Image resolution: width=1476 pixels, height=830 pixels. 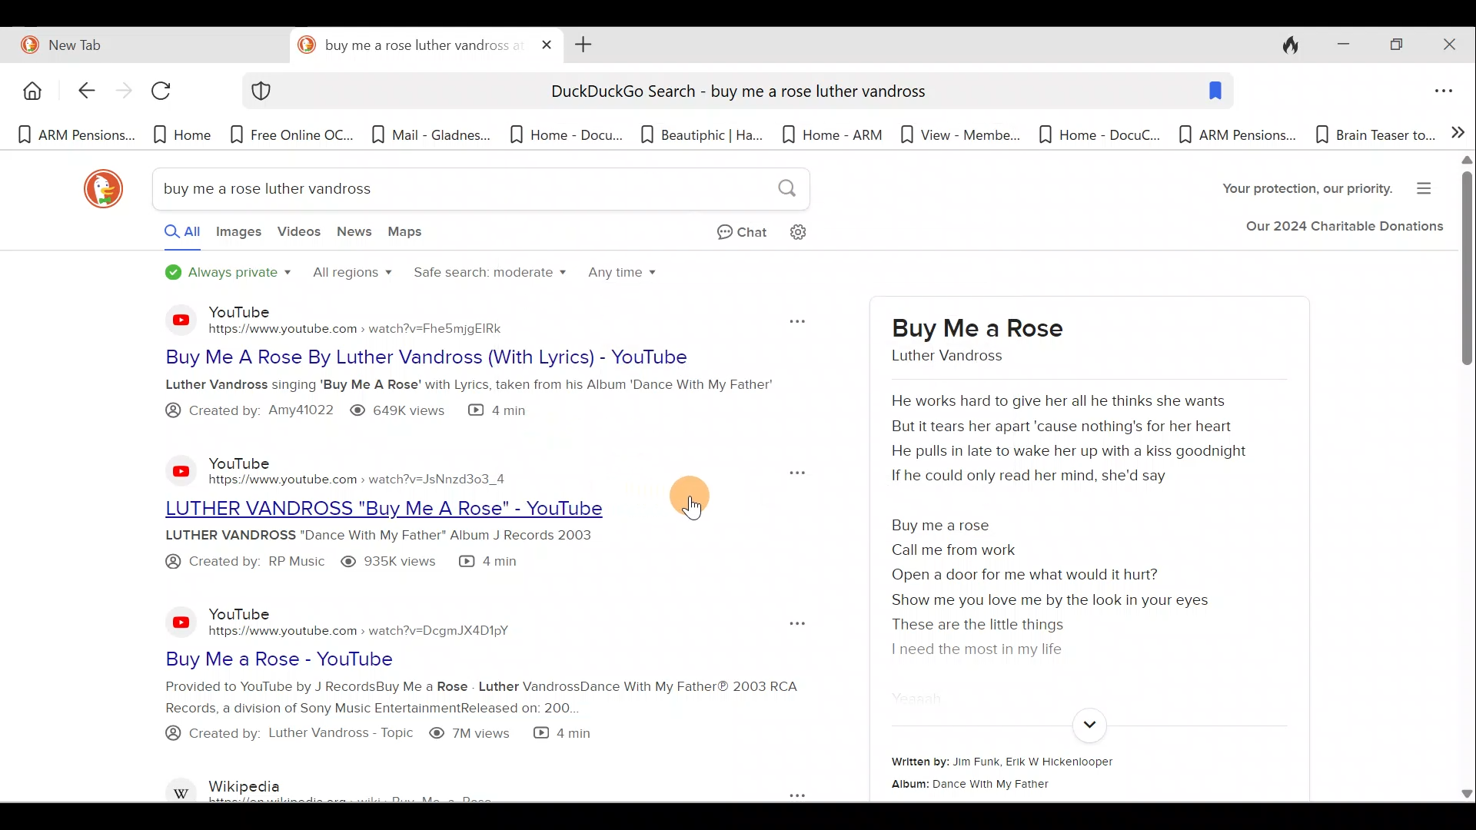 What do you see at coordinates (238, 236) in the screenshot?
I see `Images` at bounding box center [238, 236].